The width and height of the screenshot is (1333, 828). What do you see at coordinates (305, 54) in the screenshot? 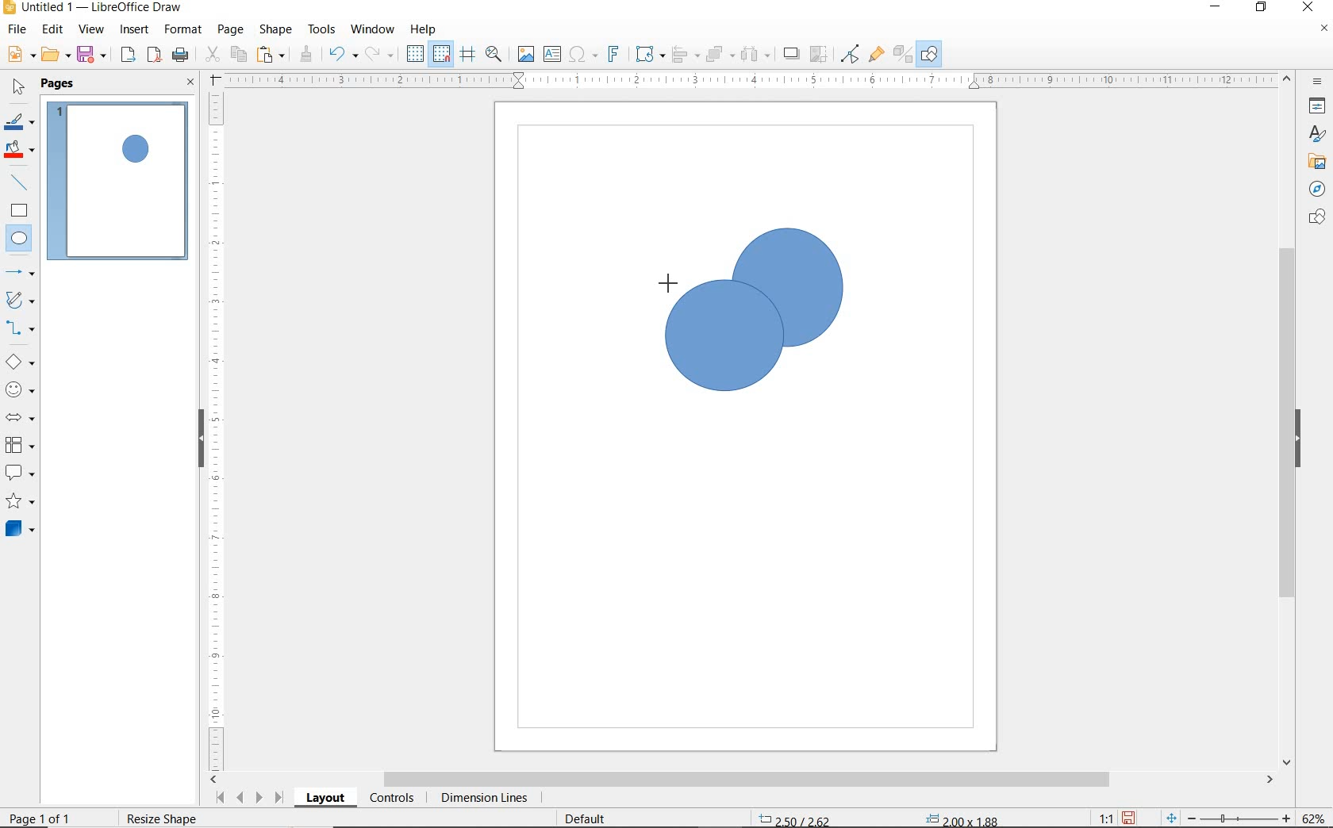
I see `CLONE FORMATTING` at bounding box center [305, 54].